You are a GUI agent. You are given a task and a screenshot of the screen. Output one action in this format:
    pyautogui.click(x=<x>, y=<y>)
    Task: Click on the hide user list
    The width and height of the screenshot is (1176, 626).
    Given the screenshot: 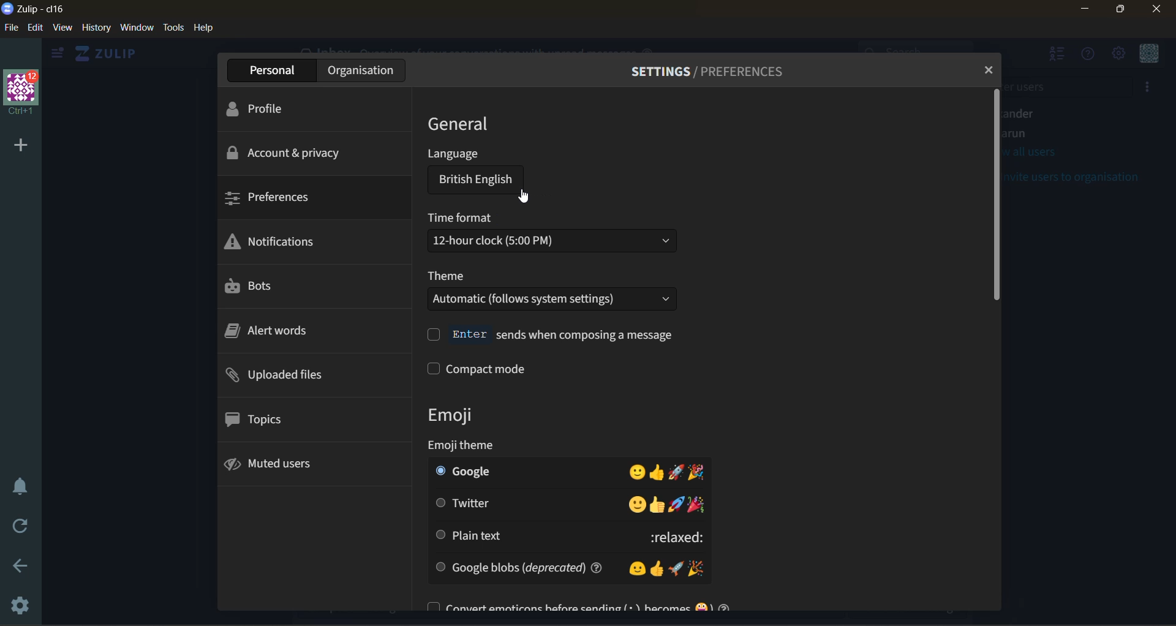 What is the action you would take?
    pyautogui.click(x=1058, y=56)
    